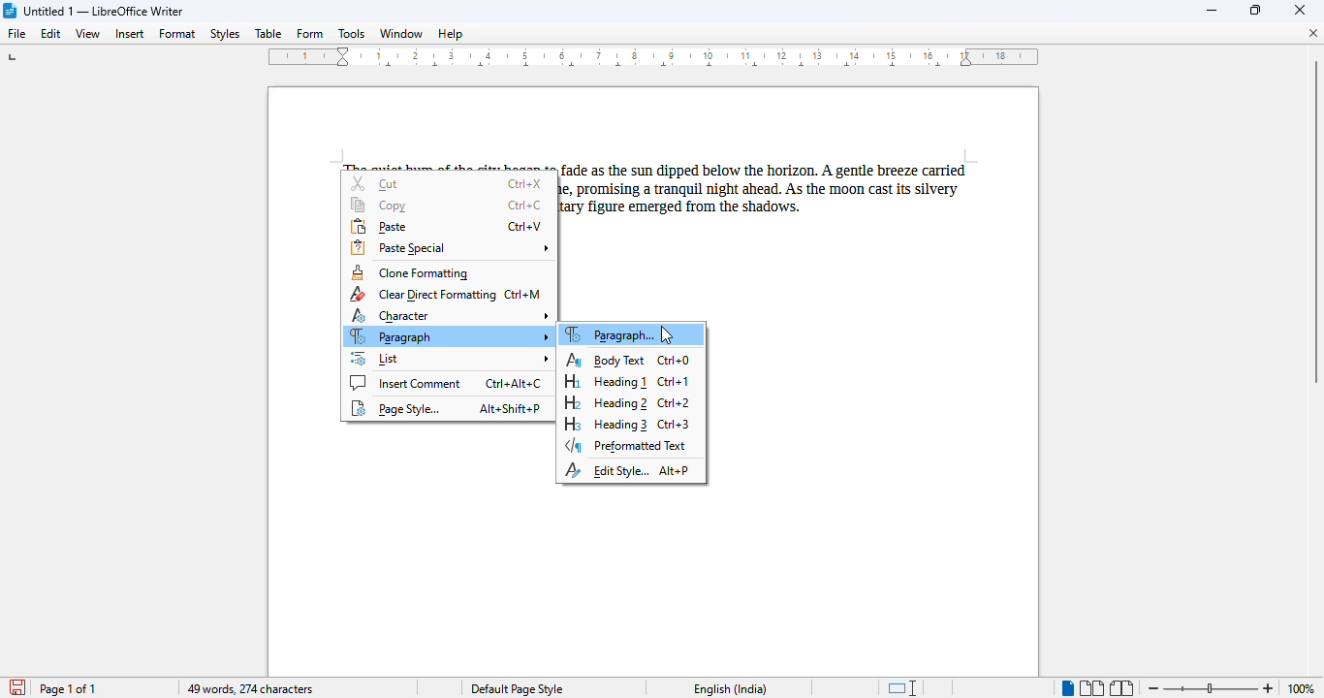 This screenshot has height=698, width=1324. Describe the element at coordinates (1257, 10) in the screenshot. I see `maximize` at that location.